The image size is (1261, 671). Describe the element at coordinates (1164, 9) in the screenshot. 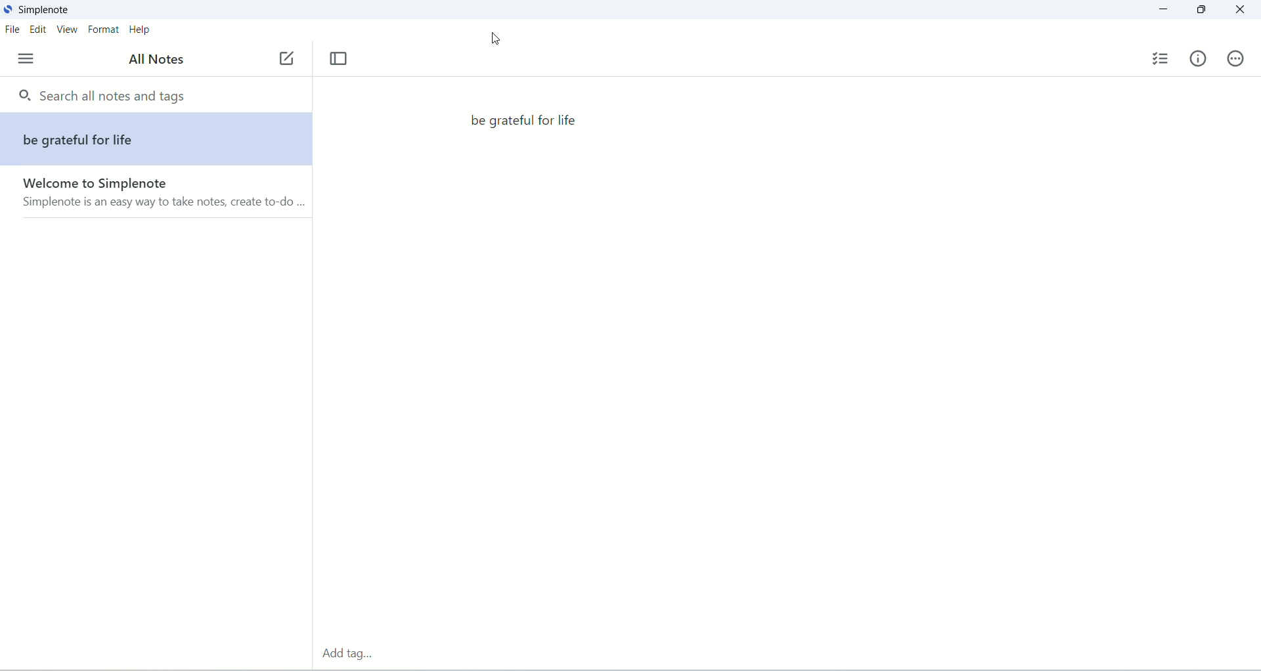

I see `minimize` at that location.